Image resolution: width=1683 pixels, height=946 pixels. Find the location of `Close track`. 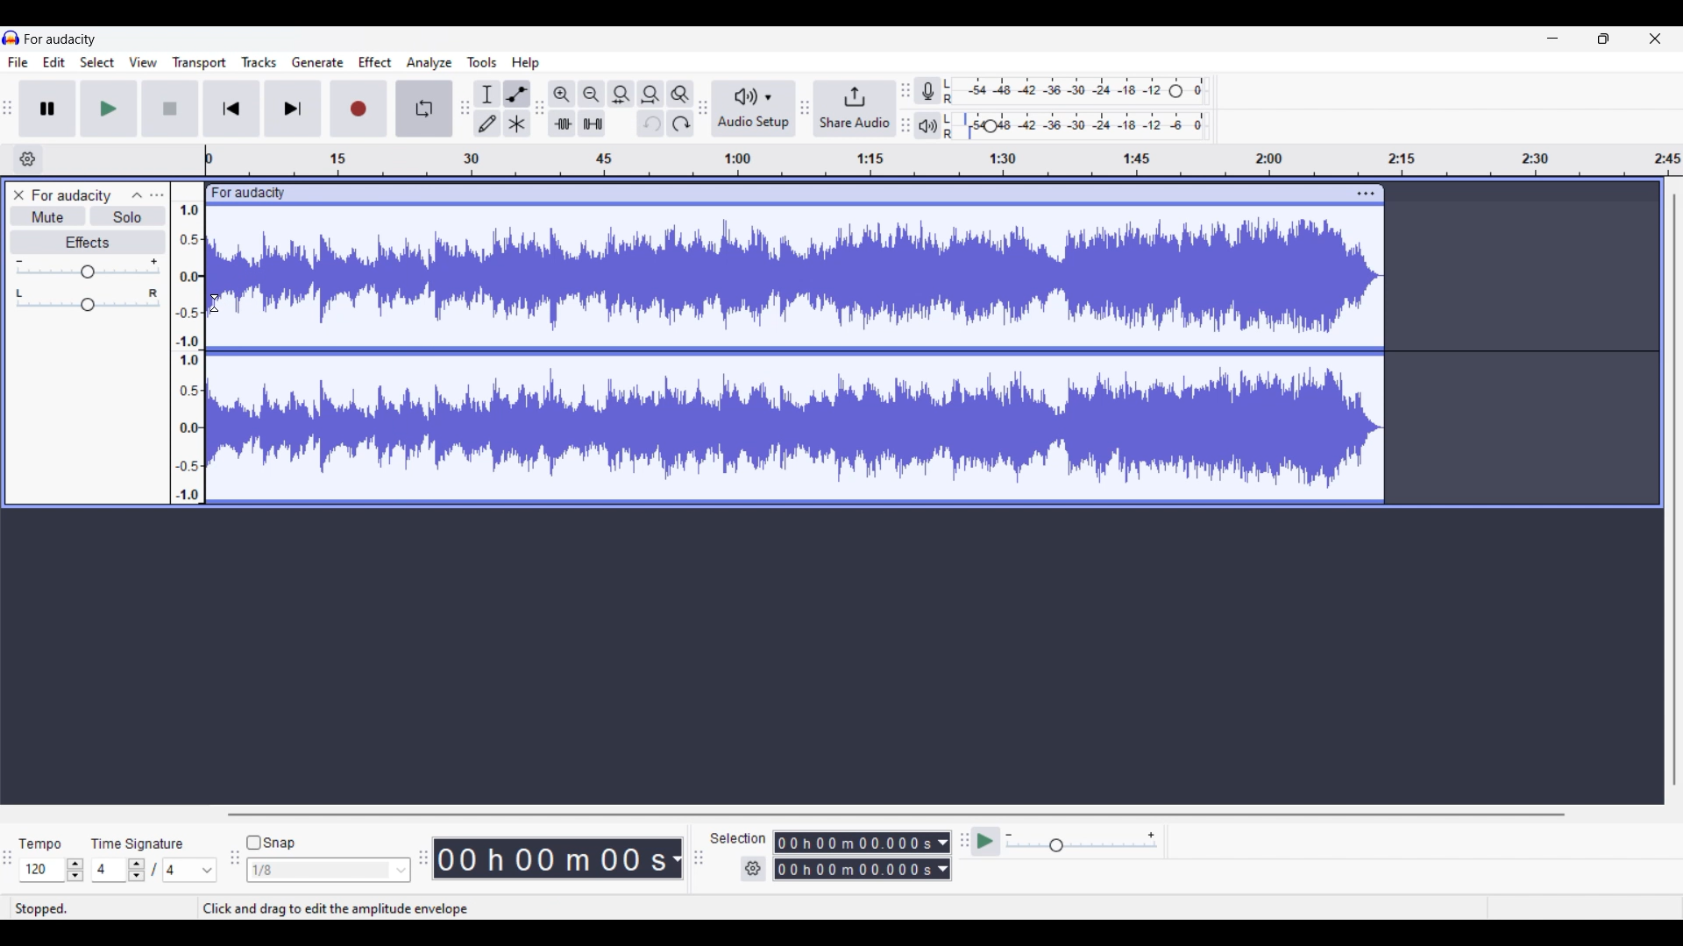

Close track is located at coordinates (19, 194).